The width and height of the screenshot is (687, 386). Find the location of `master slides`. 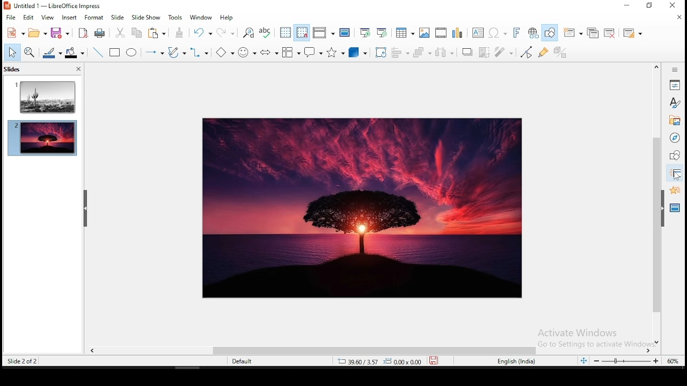

master slides is located at coordinates (675, 207).